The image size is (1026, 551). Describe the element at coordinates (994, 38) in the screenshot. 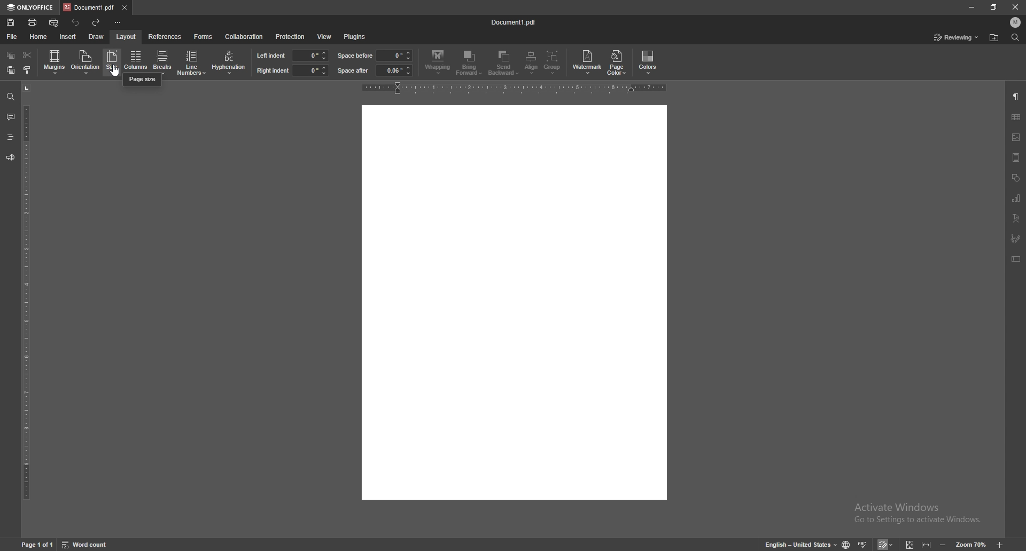

I see `locate file` at that location.